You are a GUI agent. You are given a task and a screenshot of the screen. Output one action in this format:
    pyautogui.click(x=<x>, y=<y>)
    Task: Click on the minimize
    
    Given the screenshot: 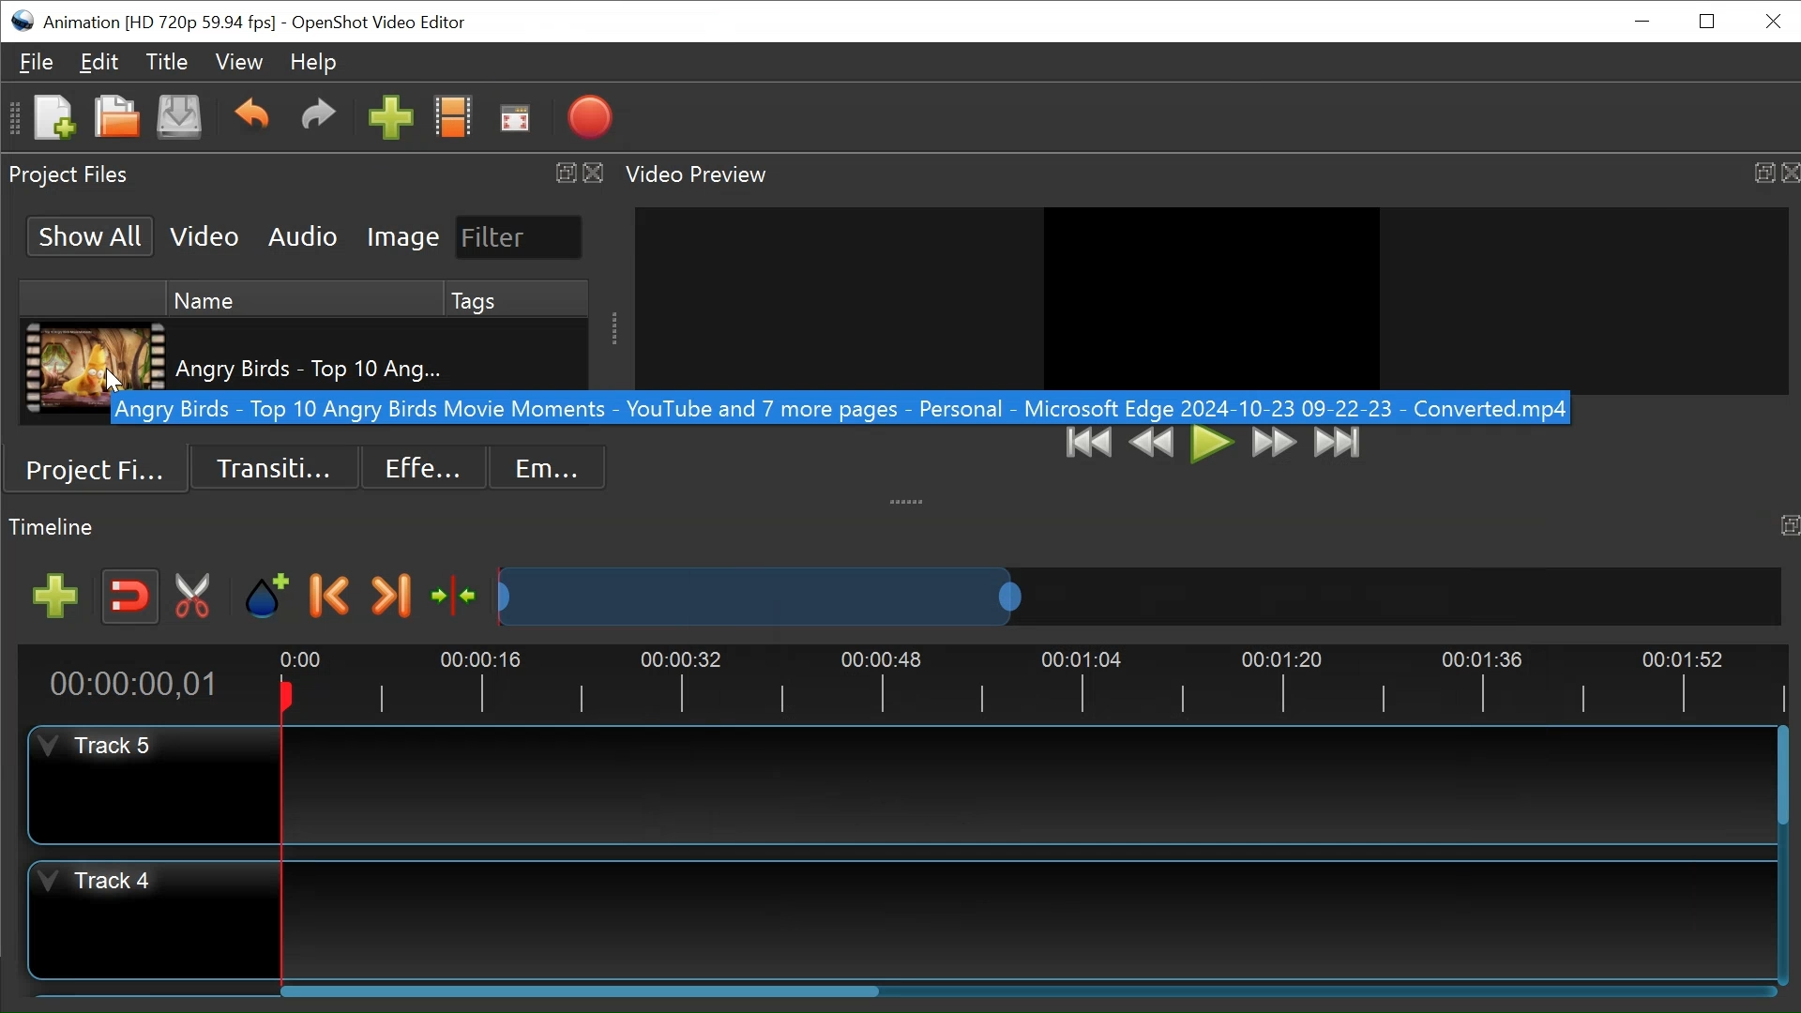 What is the action you would take?
    pyautogui.click(x=1642, y=20)
    